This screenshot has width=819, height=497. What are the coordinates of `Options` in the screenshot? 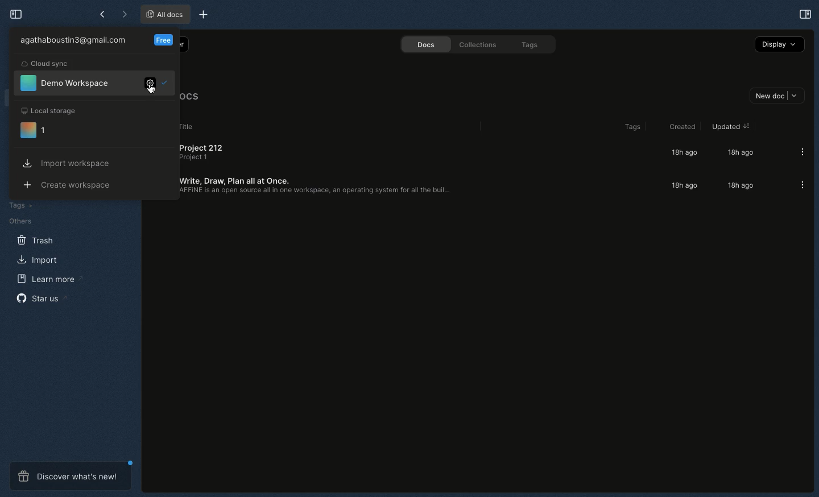 It's located at (799, 185).